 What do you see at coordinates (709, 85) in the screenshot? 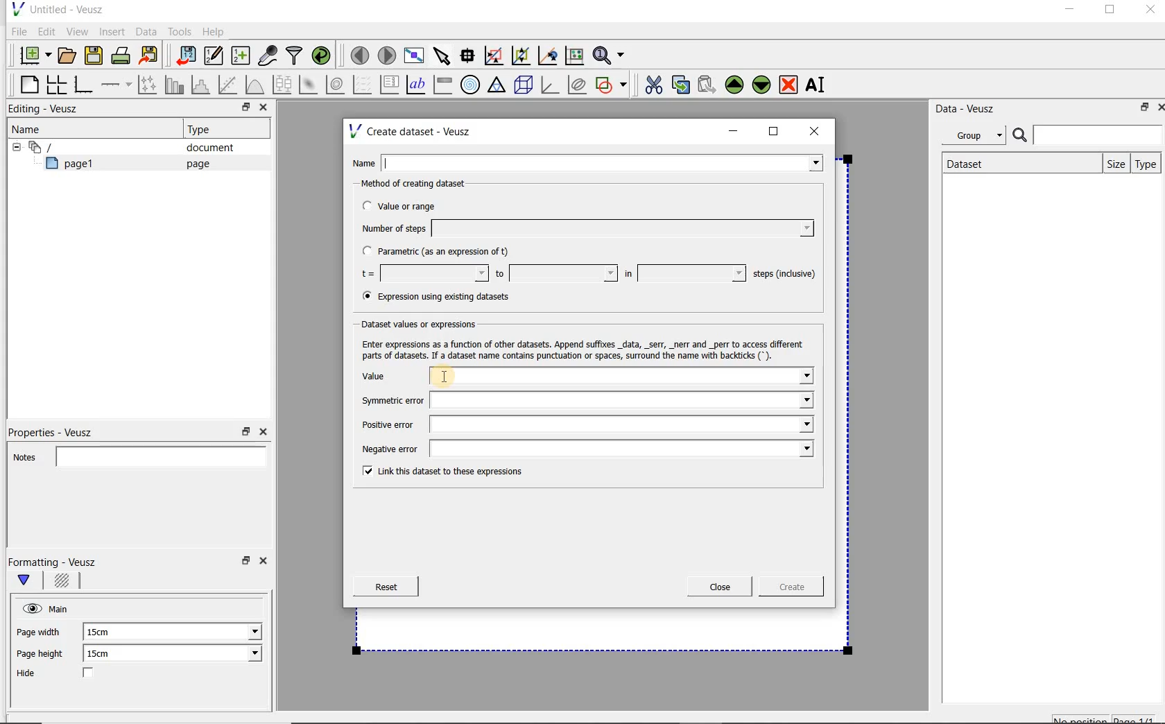
I see `Paste widget from the clipboard` at bounding box center [709, 85].